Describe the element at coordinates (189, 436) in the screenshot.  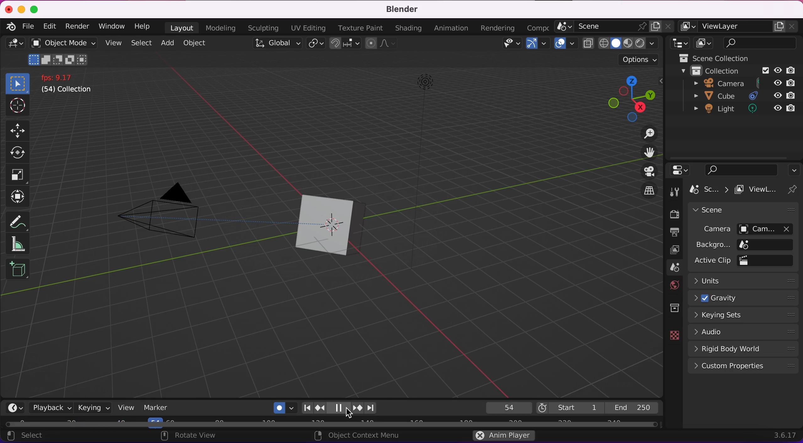
I see `rotate view` at that location.